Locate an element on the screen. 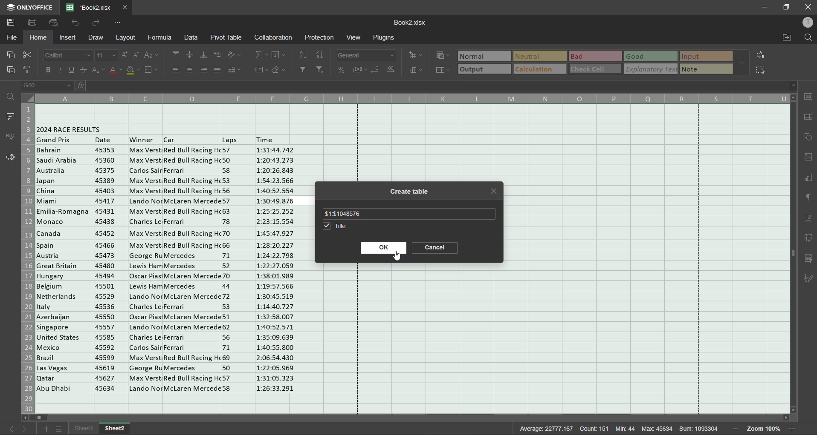  insert is located at coordinates (70, 38).